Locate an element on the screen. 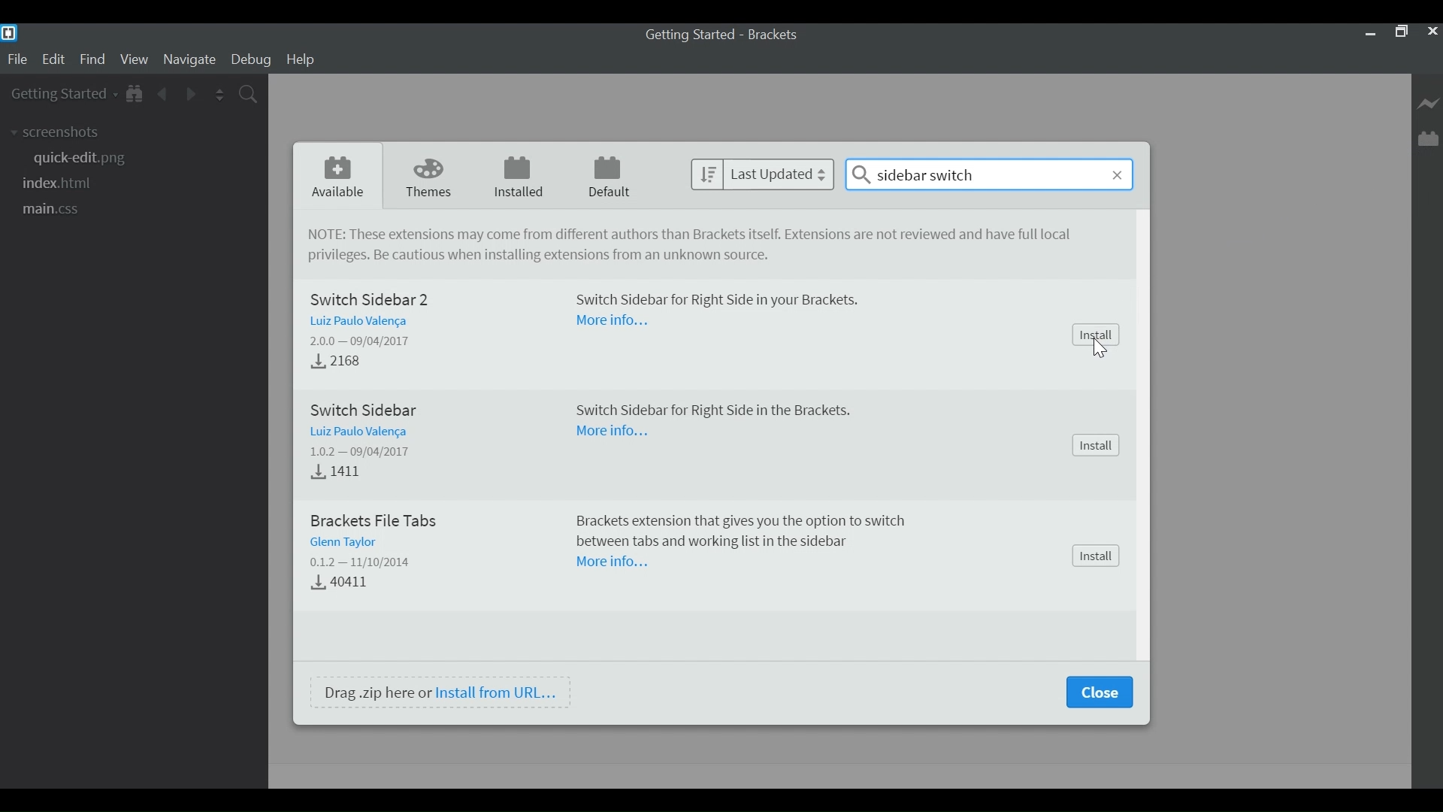 Image resolution: width=1443 pixels, height=812 pixels. Switch Sidebar is located at coordinates (371, 410).